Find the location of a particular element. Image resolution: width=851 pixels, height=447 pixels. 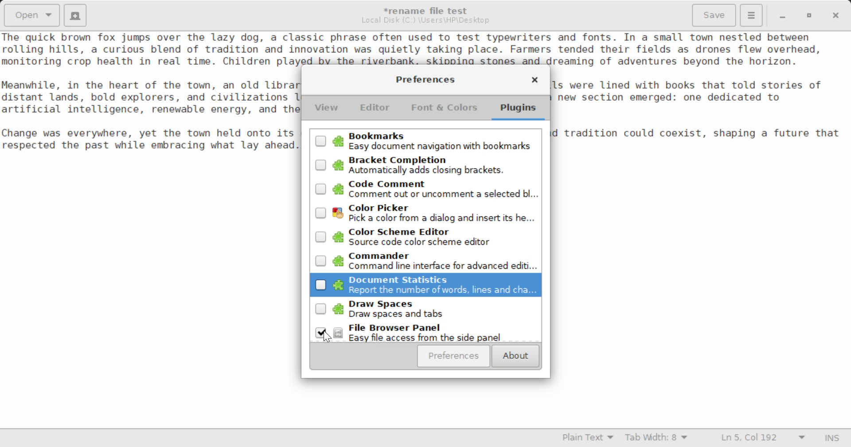

About is located at coordinates (514, 357).